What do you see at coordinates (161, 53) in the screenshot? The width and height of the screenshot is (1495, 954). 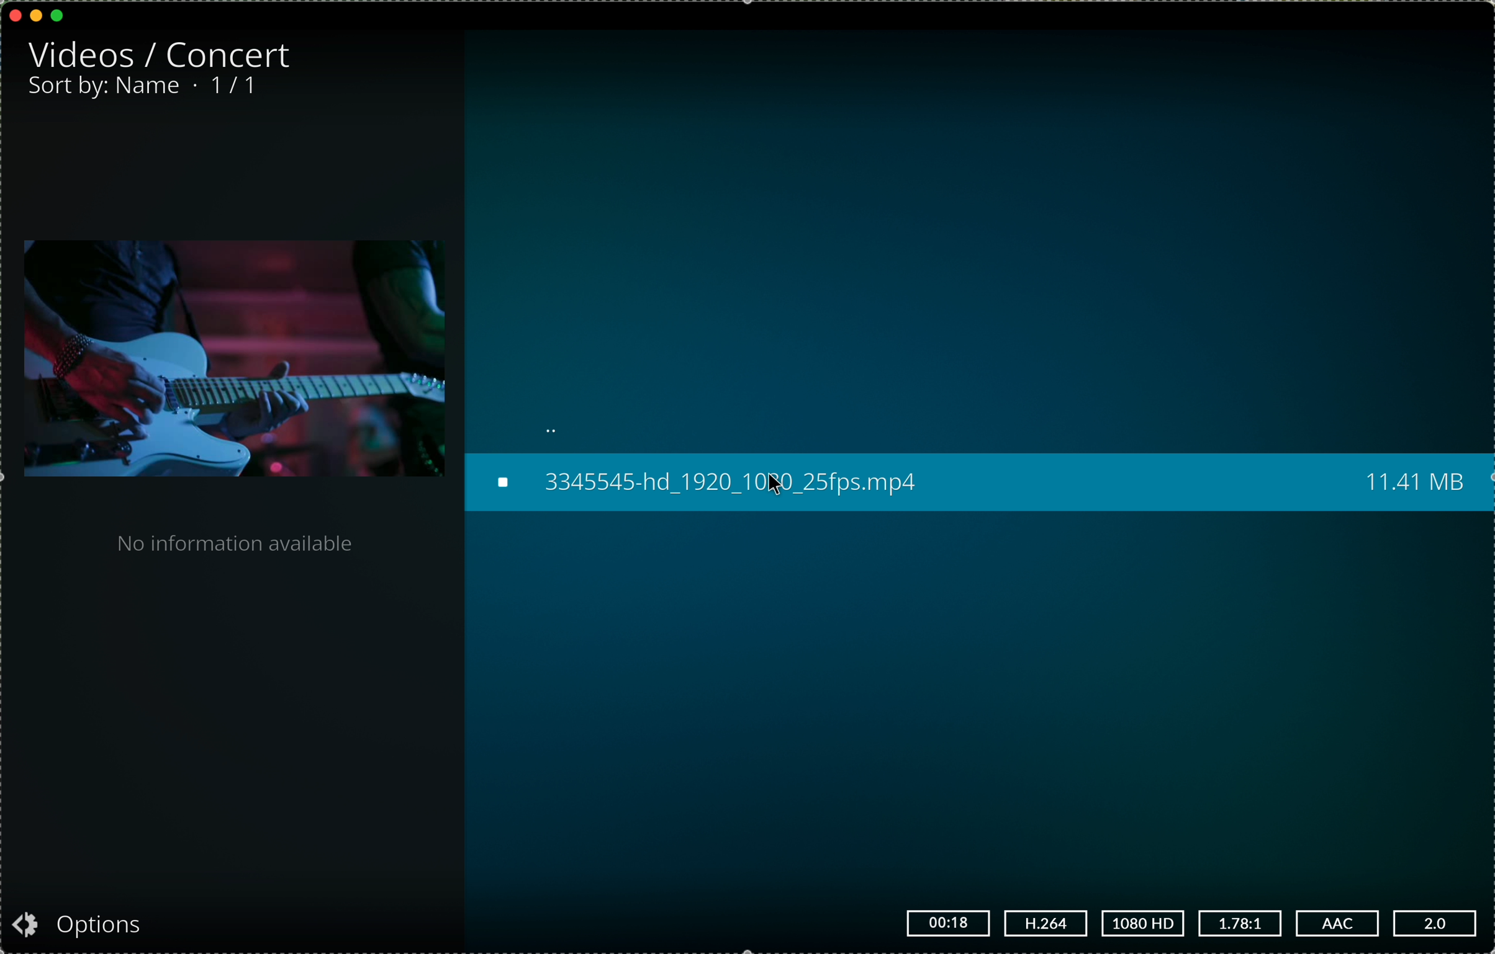 I see `videos/concert` at bounding box center [161, 53].